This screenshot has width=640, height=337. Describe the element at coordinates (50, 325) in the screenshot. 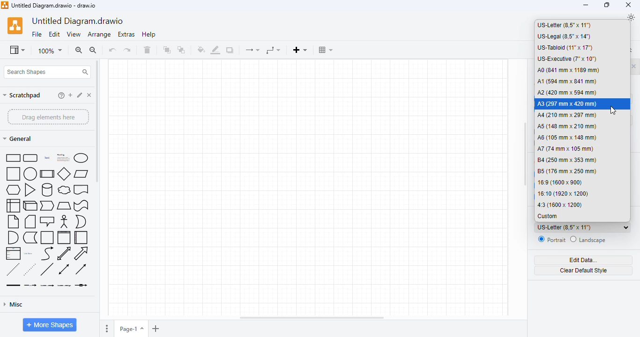

I see `more shapes` at that location.